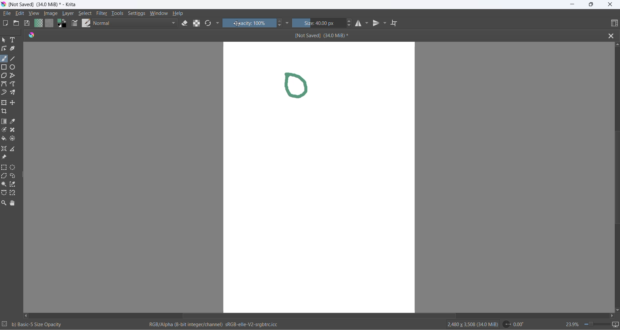  What do you see at coordinates (472, 325) in the screenshot?
I see `2480 x 3508 (34.0 MiB)` at bounding box center [472, 325].